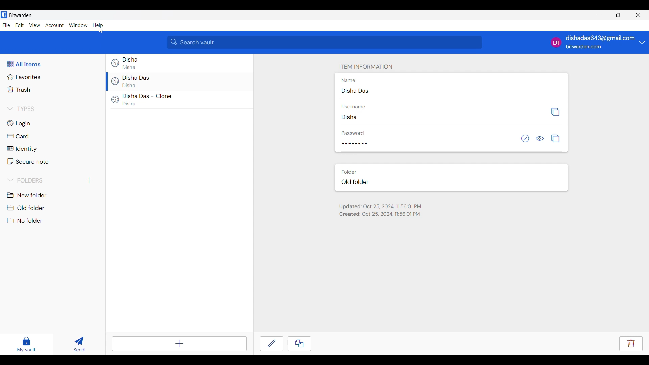 This screenshot has width=649, height=365. I want to click on Folder, so click(348, 172).